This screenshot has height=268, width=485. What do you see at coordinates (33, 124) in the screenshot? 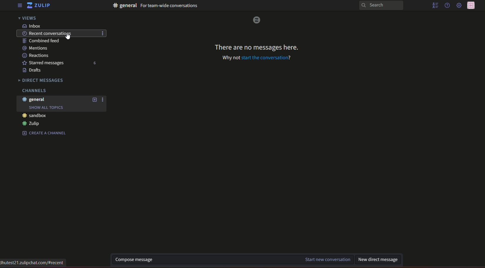
I see `#zulip` at bounding box center [33, 124].